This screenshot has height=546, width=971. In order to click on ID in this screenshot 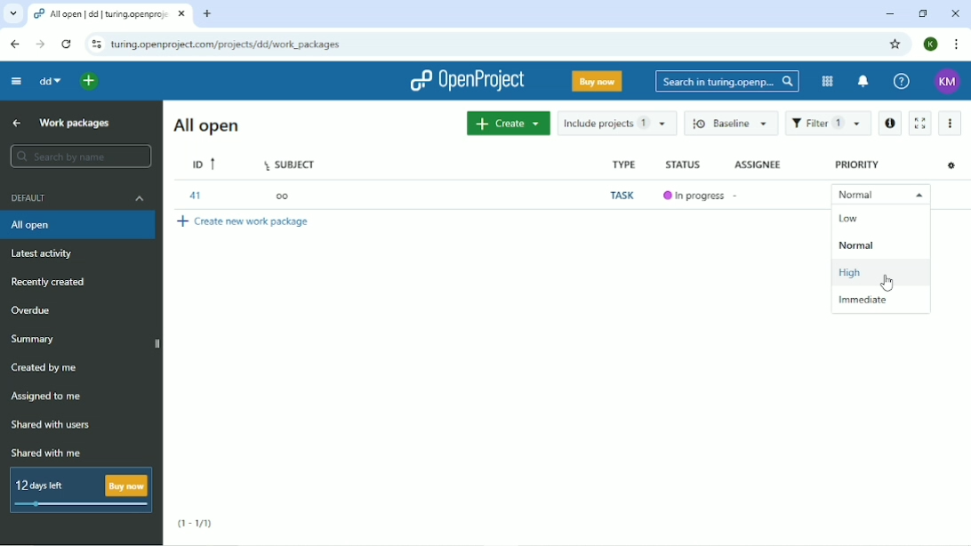, I will do `click(205, 163)`.